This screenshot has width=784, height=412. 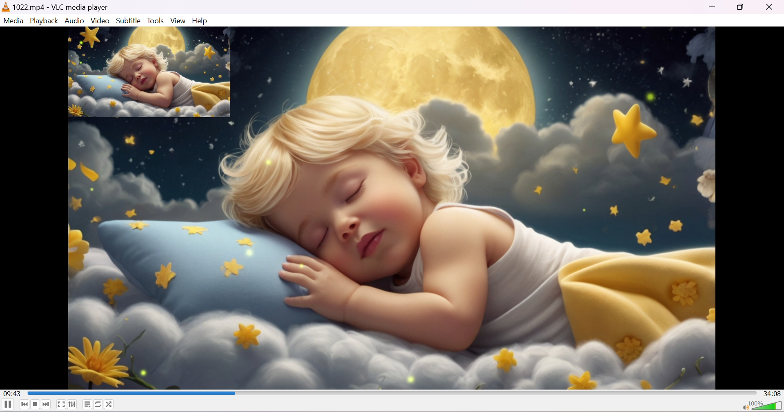 What do you see at coordinates (6, 7) in the screenshot?
I see `vlc media player` at bounding box center [6, 7].